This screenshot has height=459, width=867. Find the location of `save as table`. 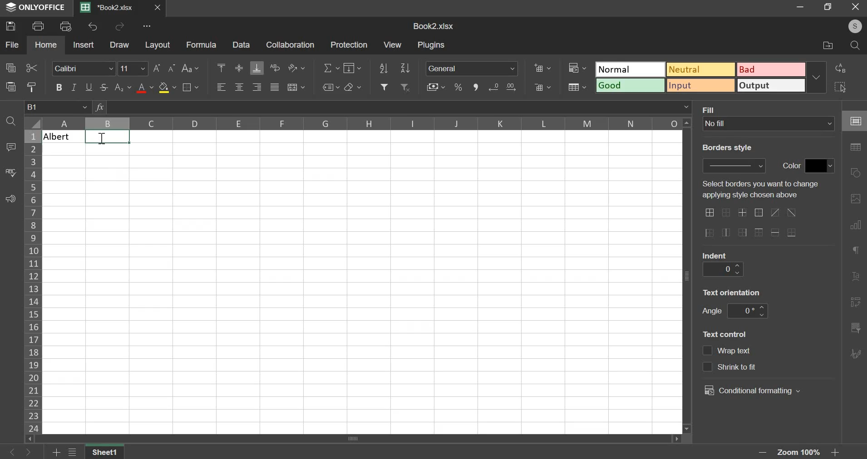

save as table is located at coordinates (577, 87).